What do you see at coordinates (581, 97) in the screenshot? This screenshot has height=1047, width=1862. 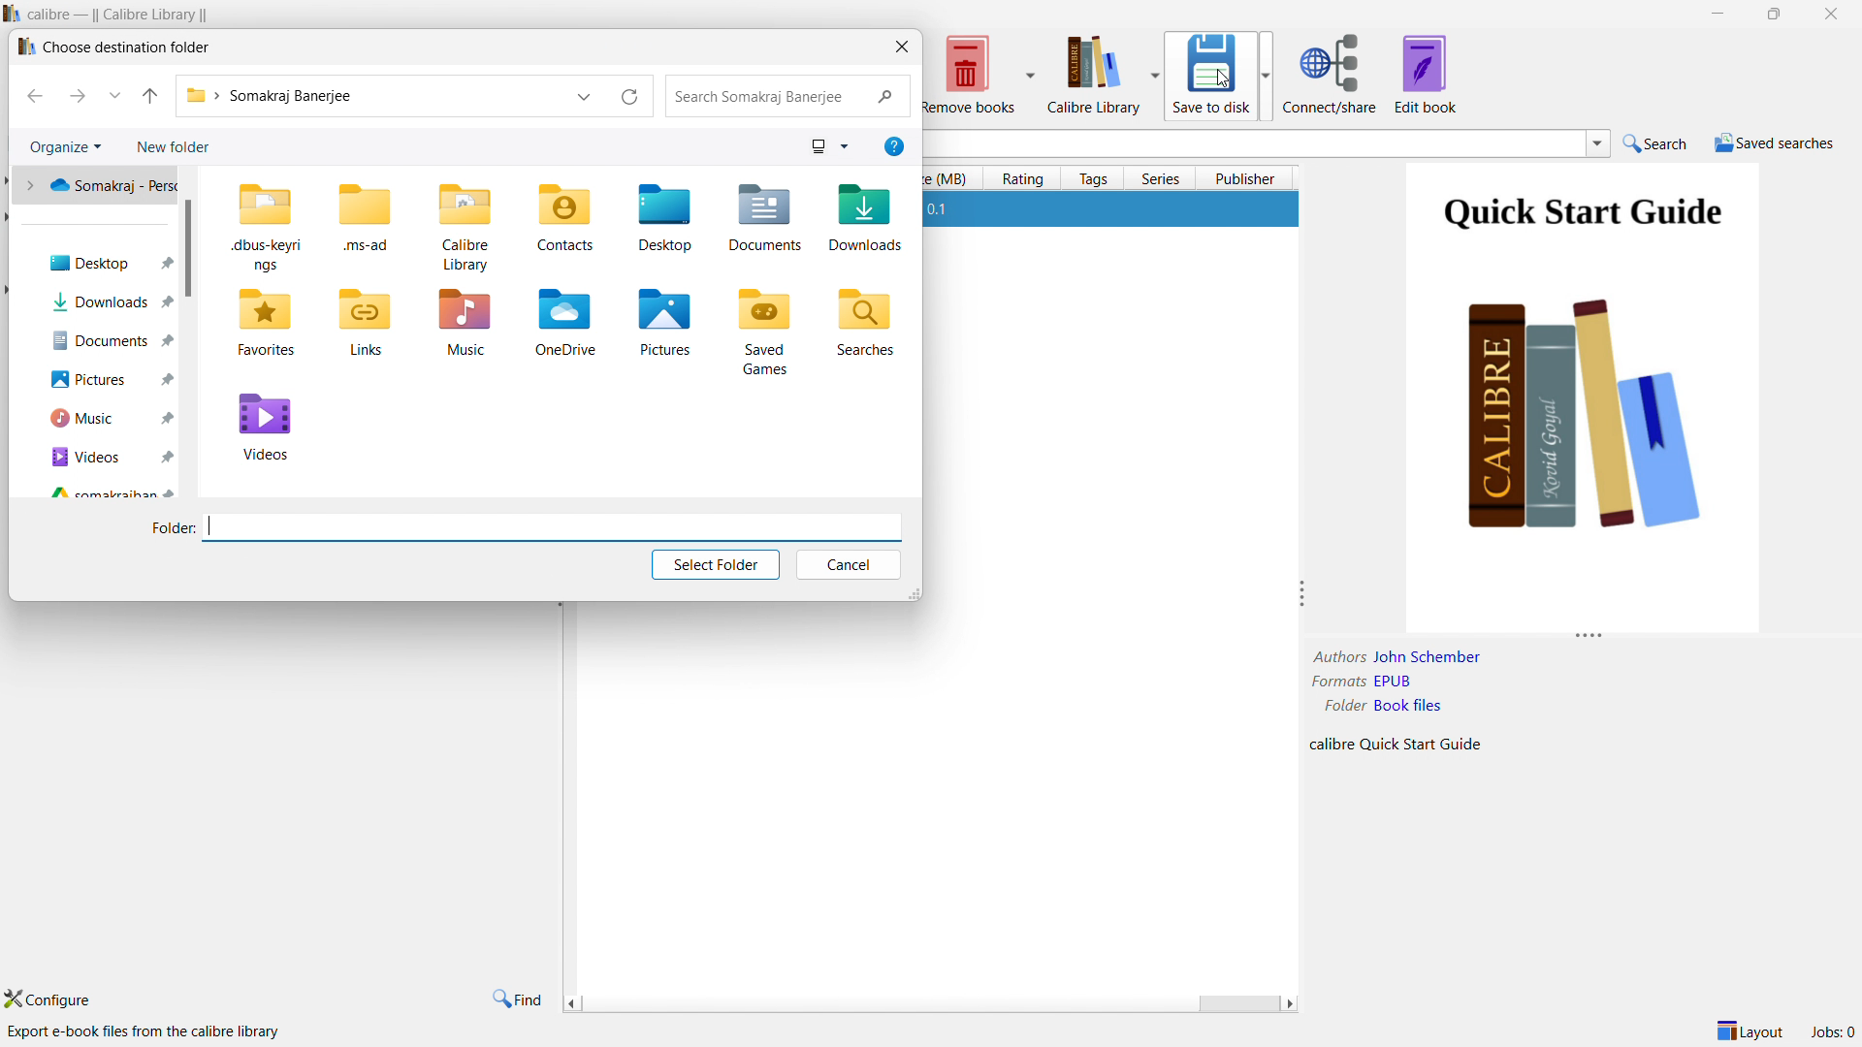 I see `previous locations` at bounding box center [581, 97].